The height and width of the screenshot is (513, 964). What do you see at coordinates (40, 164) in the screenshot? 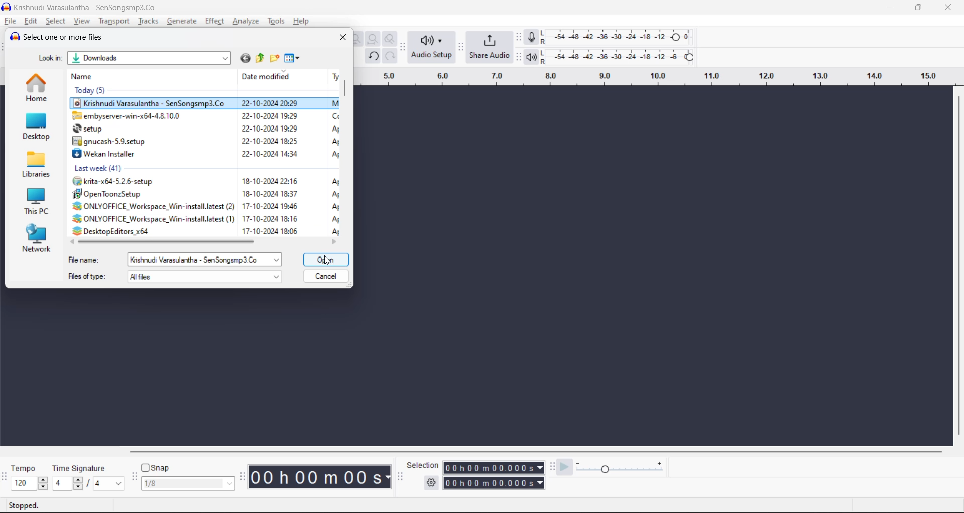
I see `libraries` at bounding box center [40, 164].